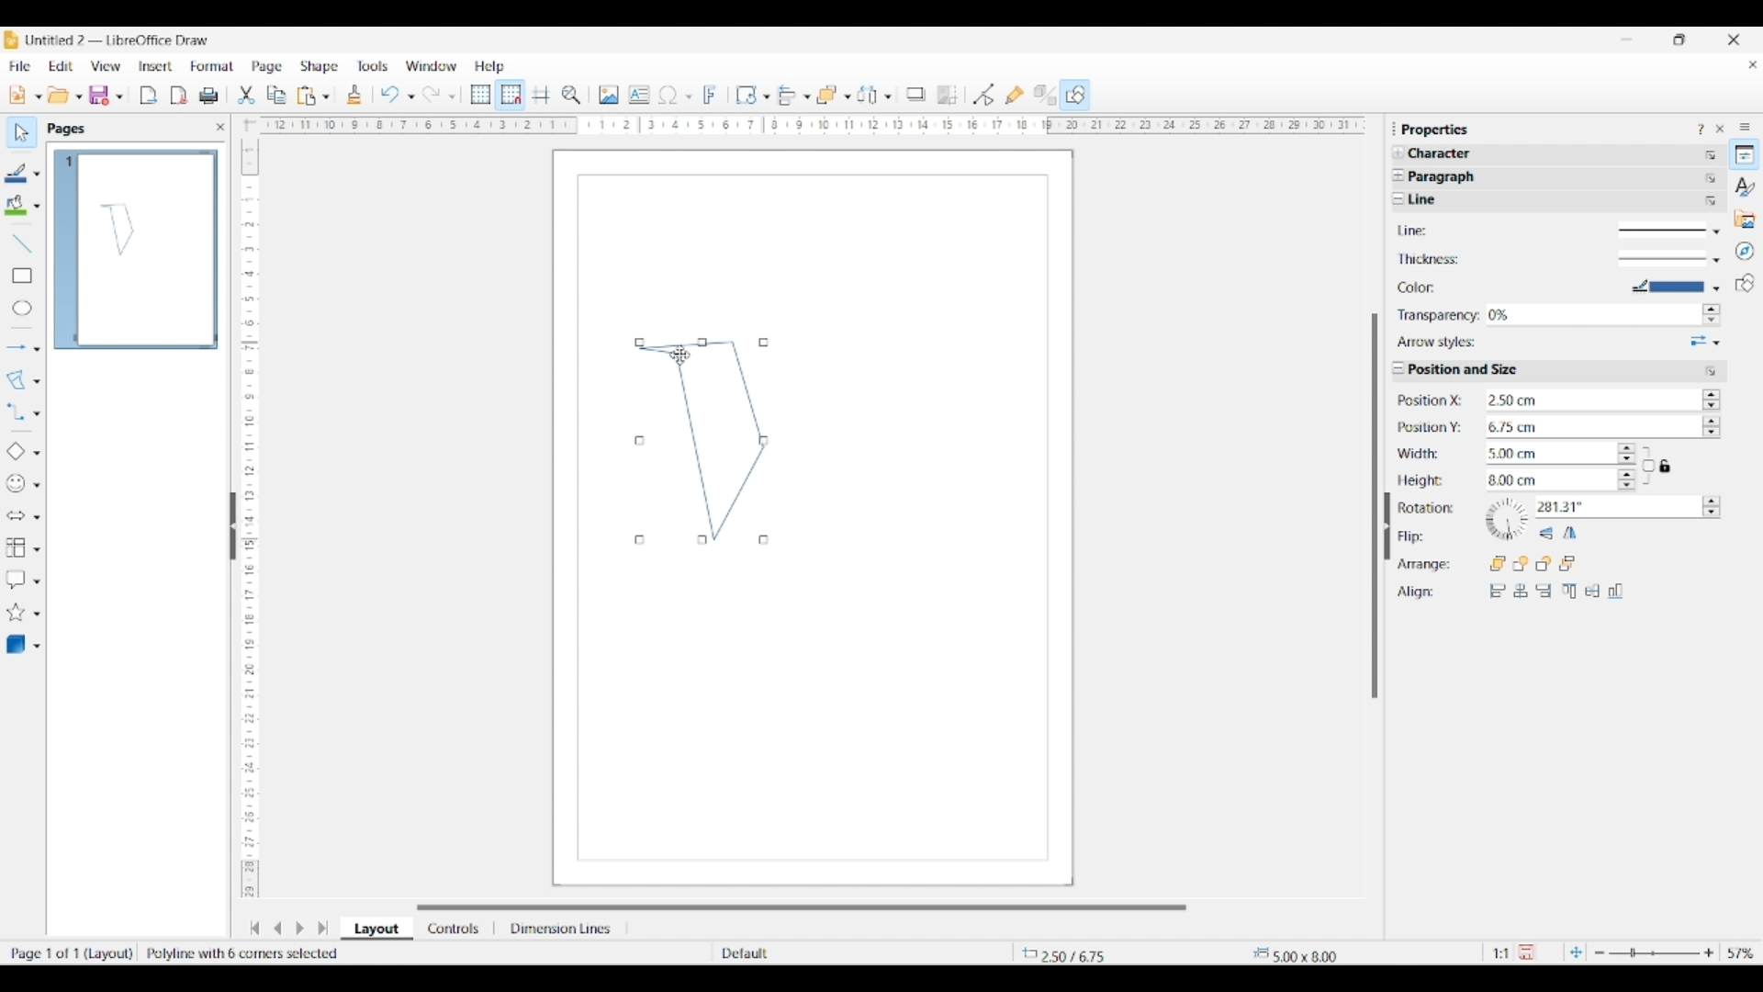  Describe the element at coordinates (848, 97) in the screenshot. I see `Arrange objects options` at that location.